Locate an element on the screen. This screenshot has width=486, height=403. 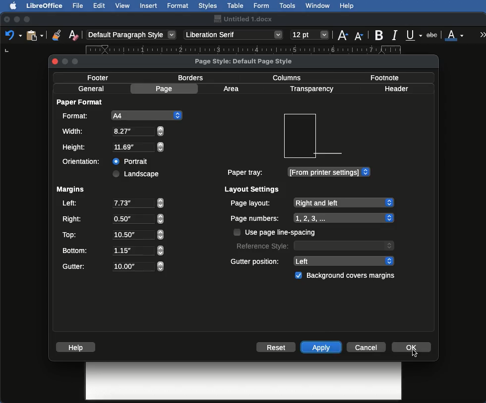
Layout settings is located at coordinates (252, 189).